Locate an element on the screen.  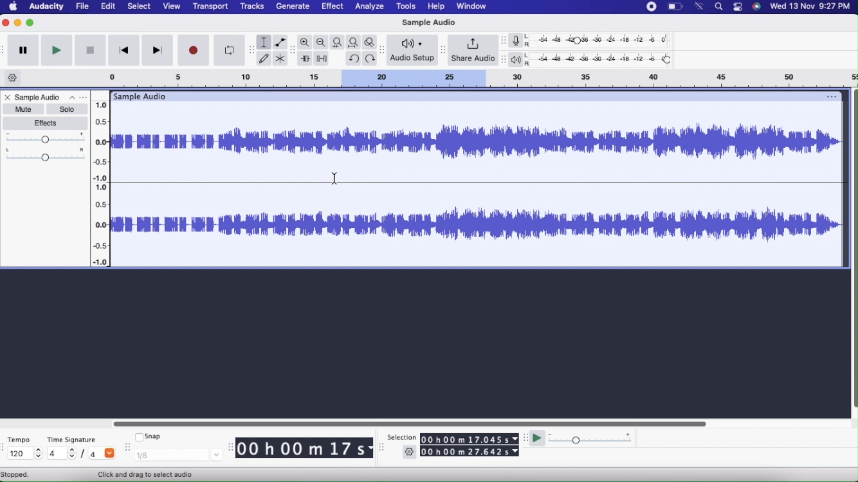
/ is located at coordinates (85, 456).